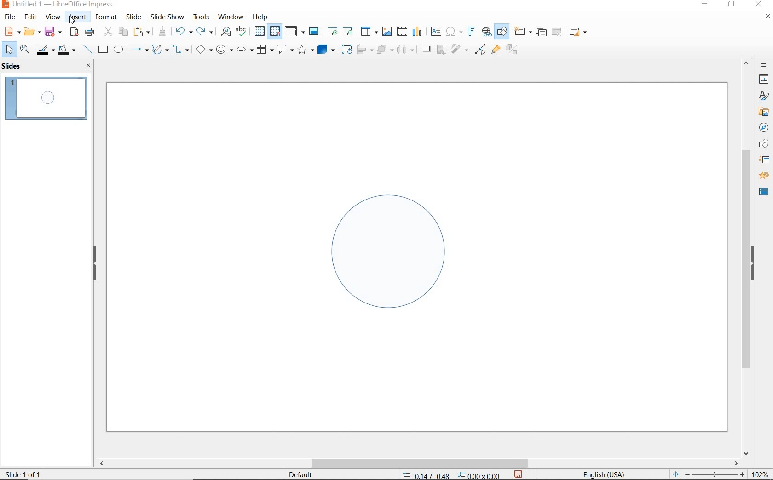 The width and height of the screenshot is (773, 480). I want to click on stars and banners, so click(305, 51).